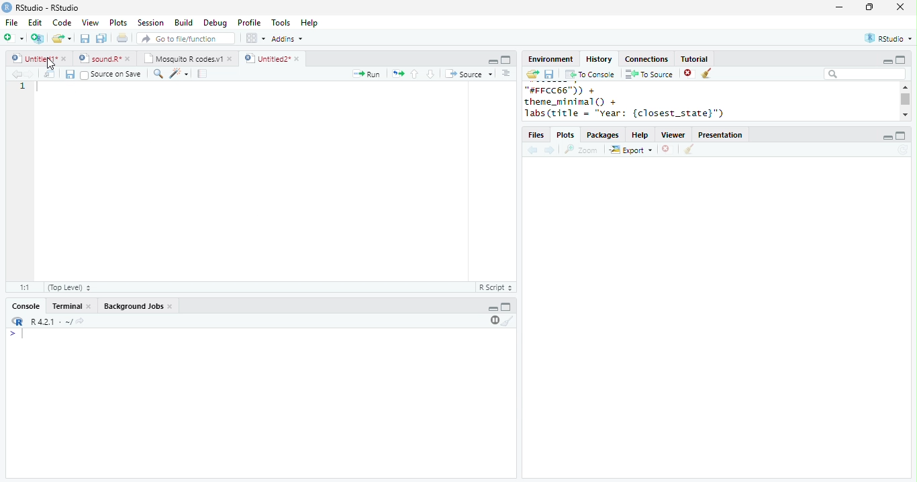 This screenshot has width=917, height=482. I want to click on forward, so click(30, 75).